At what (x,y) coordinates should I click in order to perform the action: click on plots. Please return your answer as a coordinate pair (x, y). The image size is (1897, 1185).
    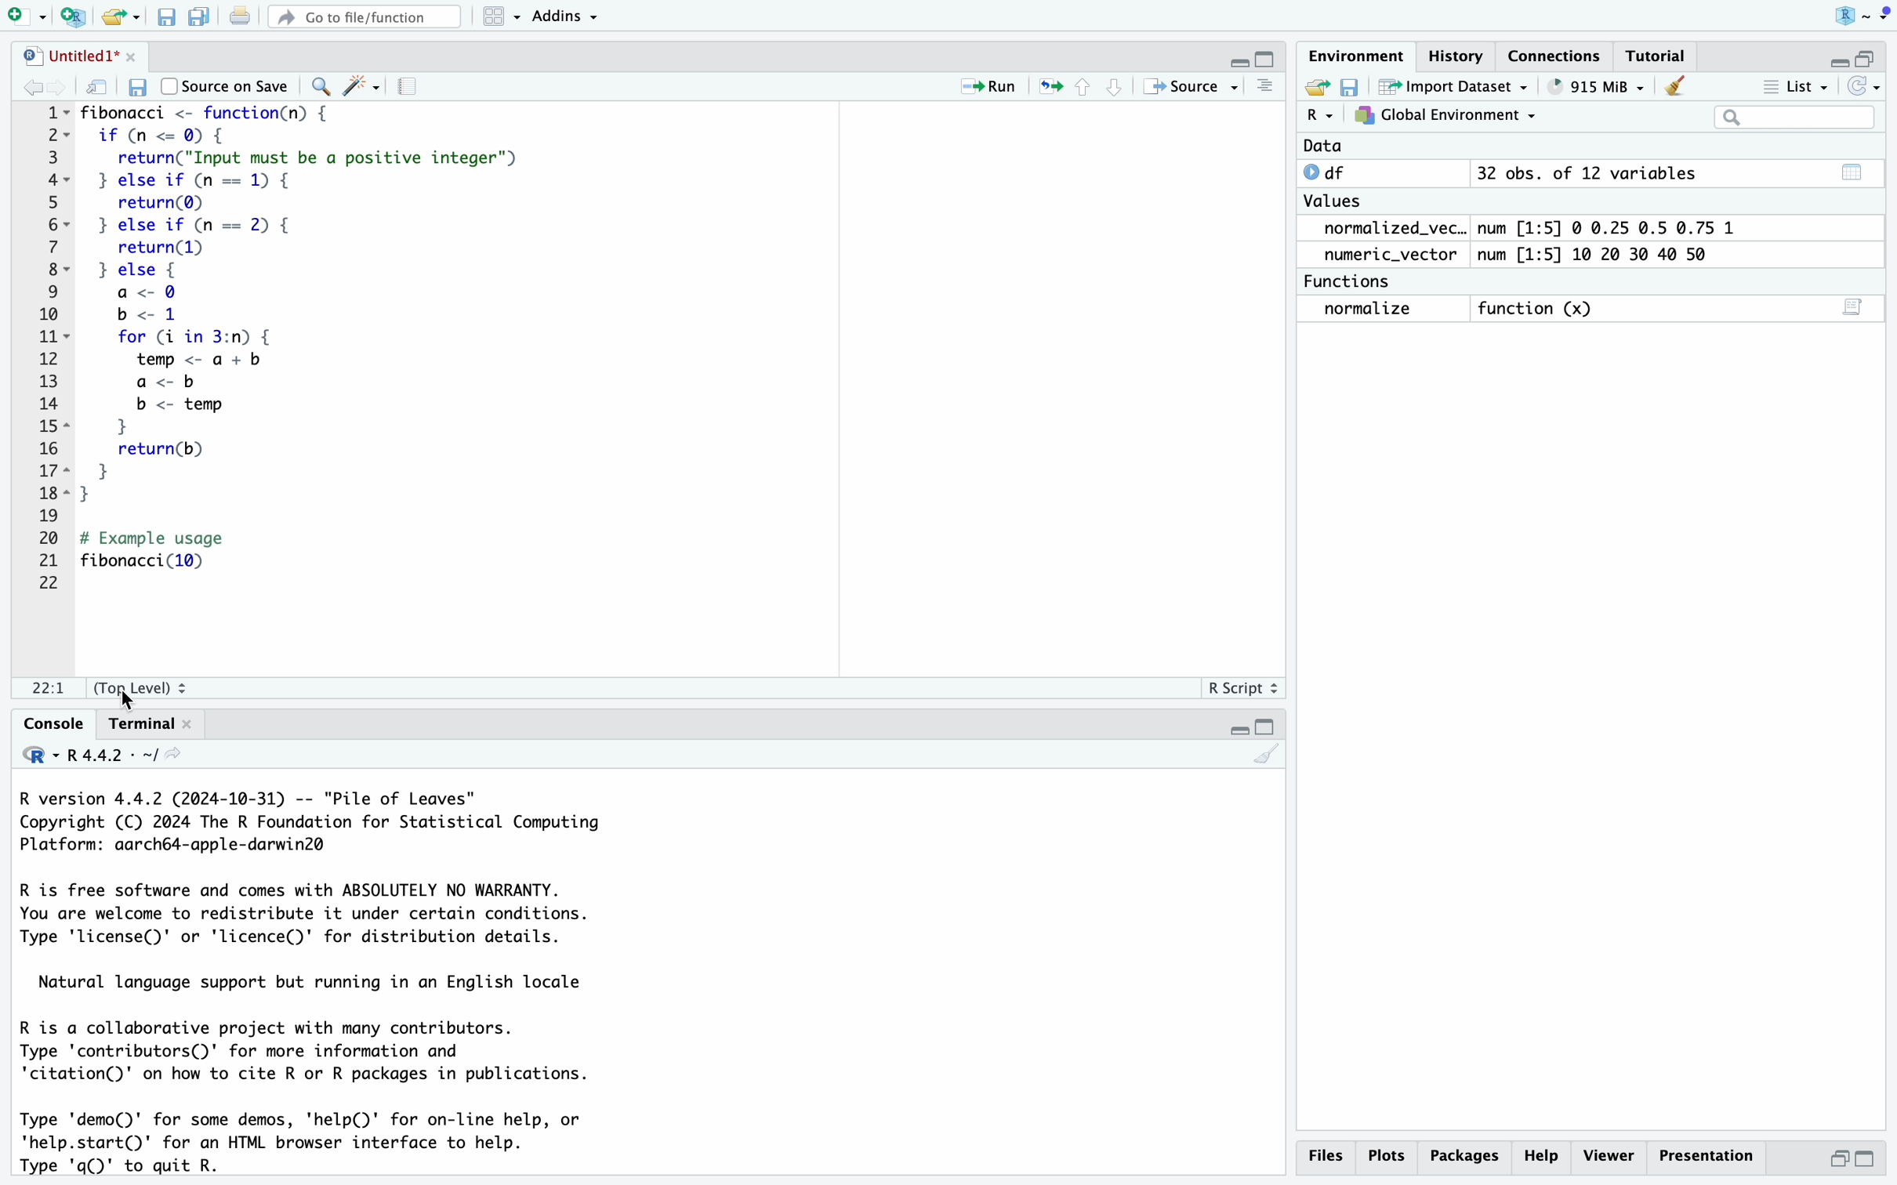
    Looking at the image, I should click on (1387, 1157).